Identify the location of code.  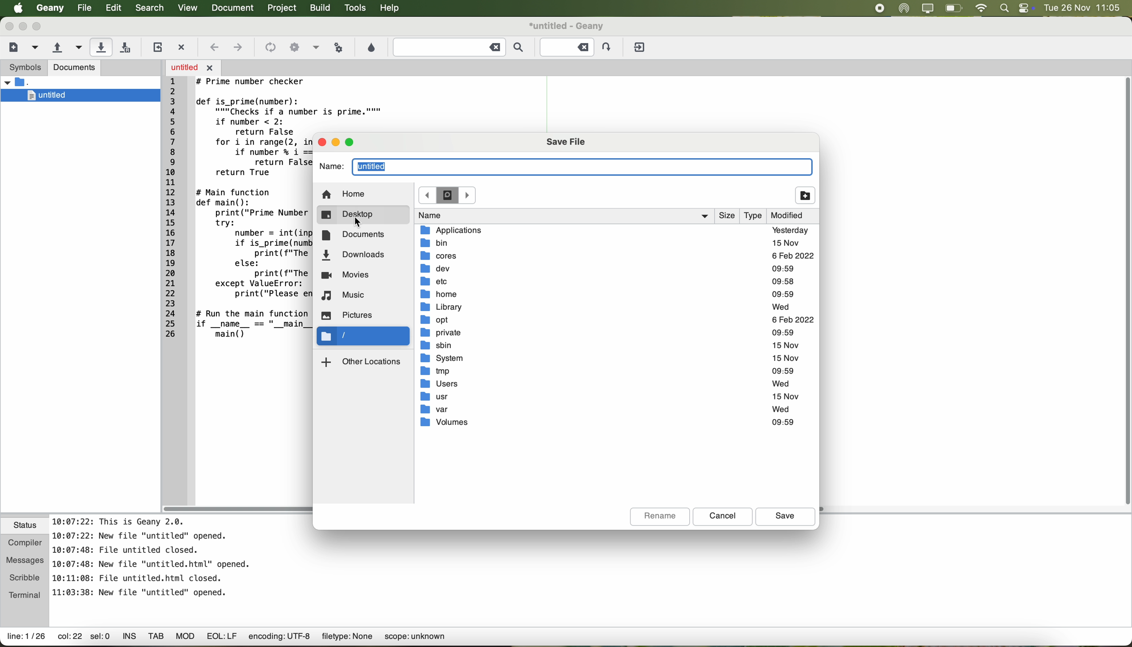
(240, 218).